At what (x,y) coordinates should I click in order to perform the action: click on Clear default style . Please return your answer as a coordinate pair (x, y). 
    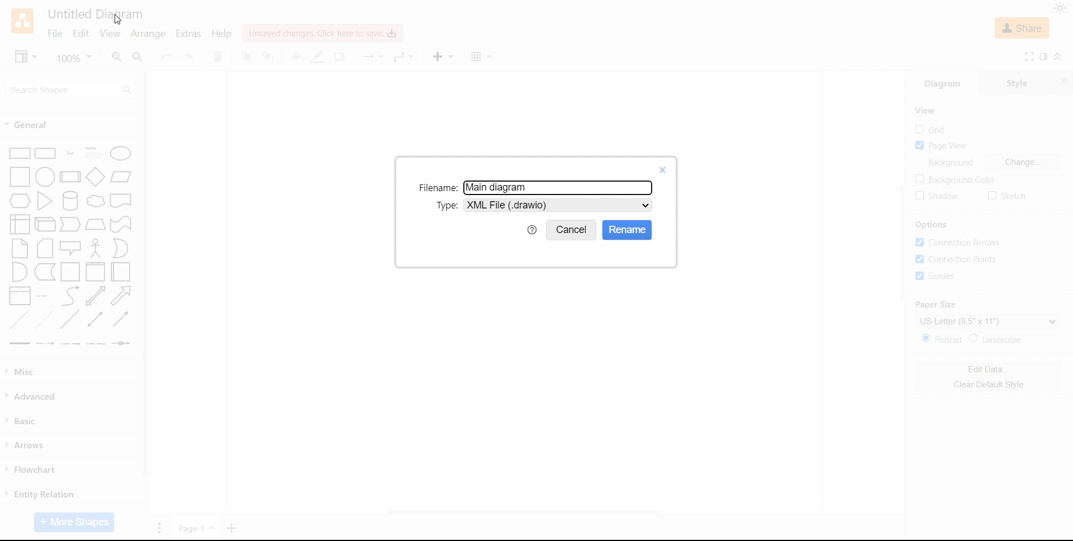
    Looking at the image, I should click on (988, 384).